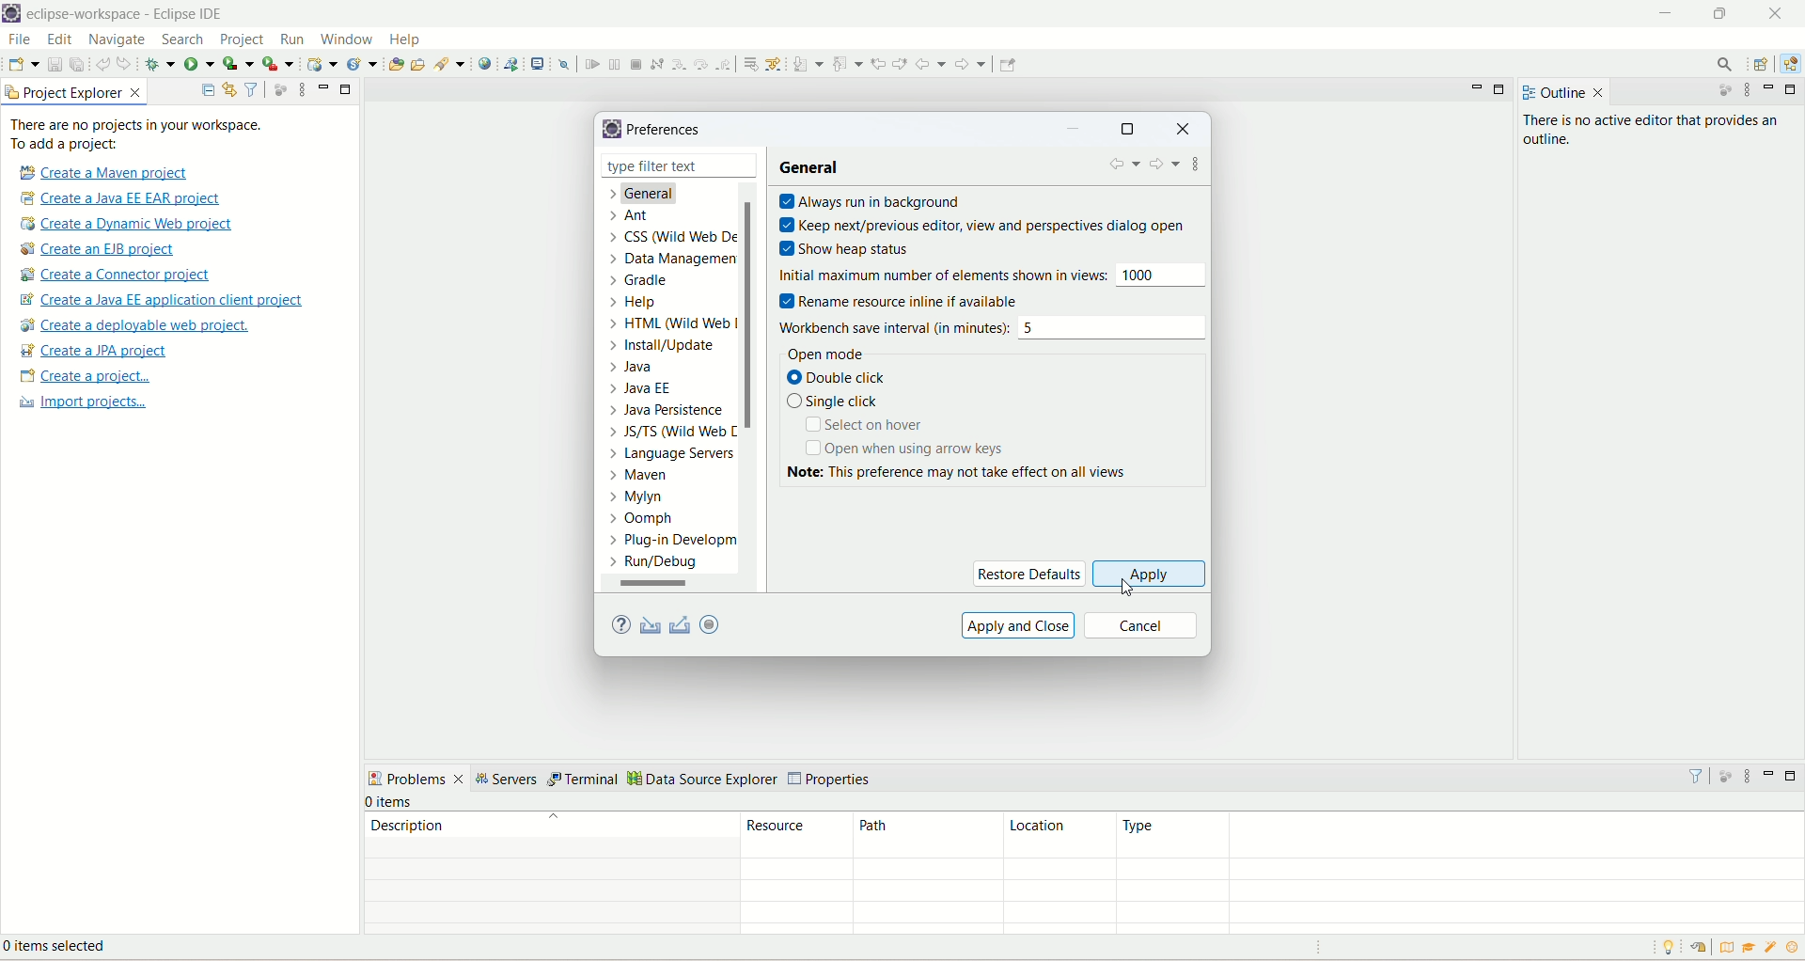  Describe the element at coordinates (1477, 92) in the screenshot. I see `minimize` at that location.